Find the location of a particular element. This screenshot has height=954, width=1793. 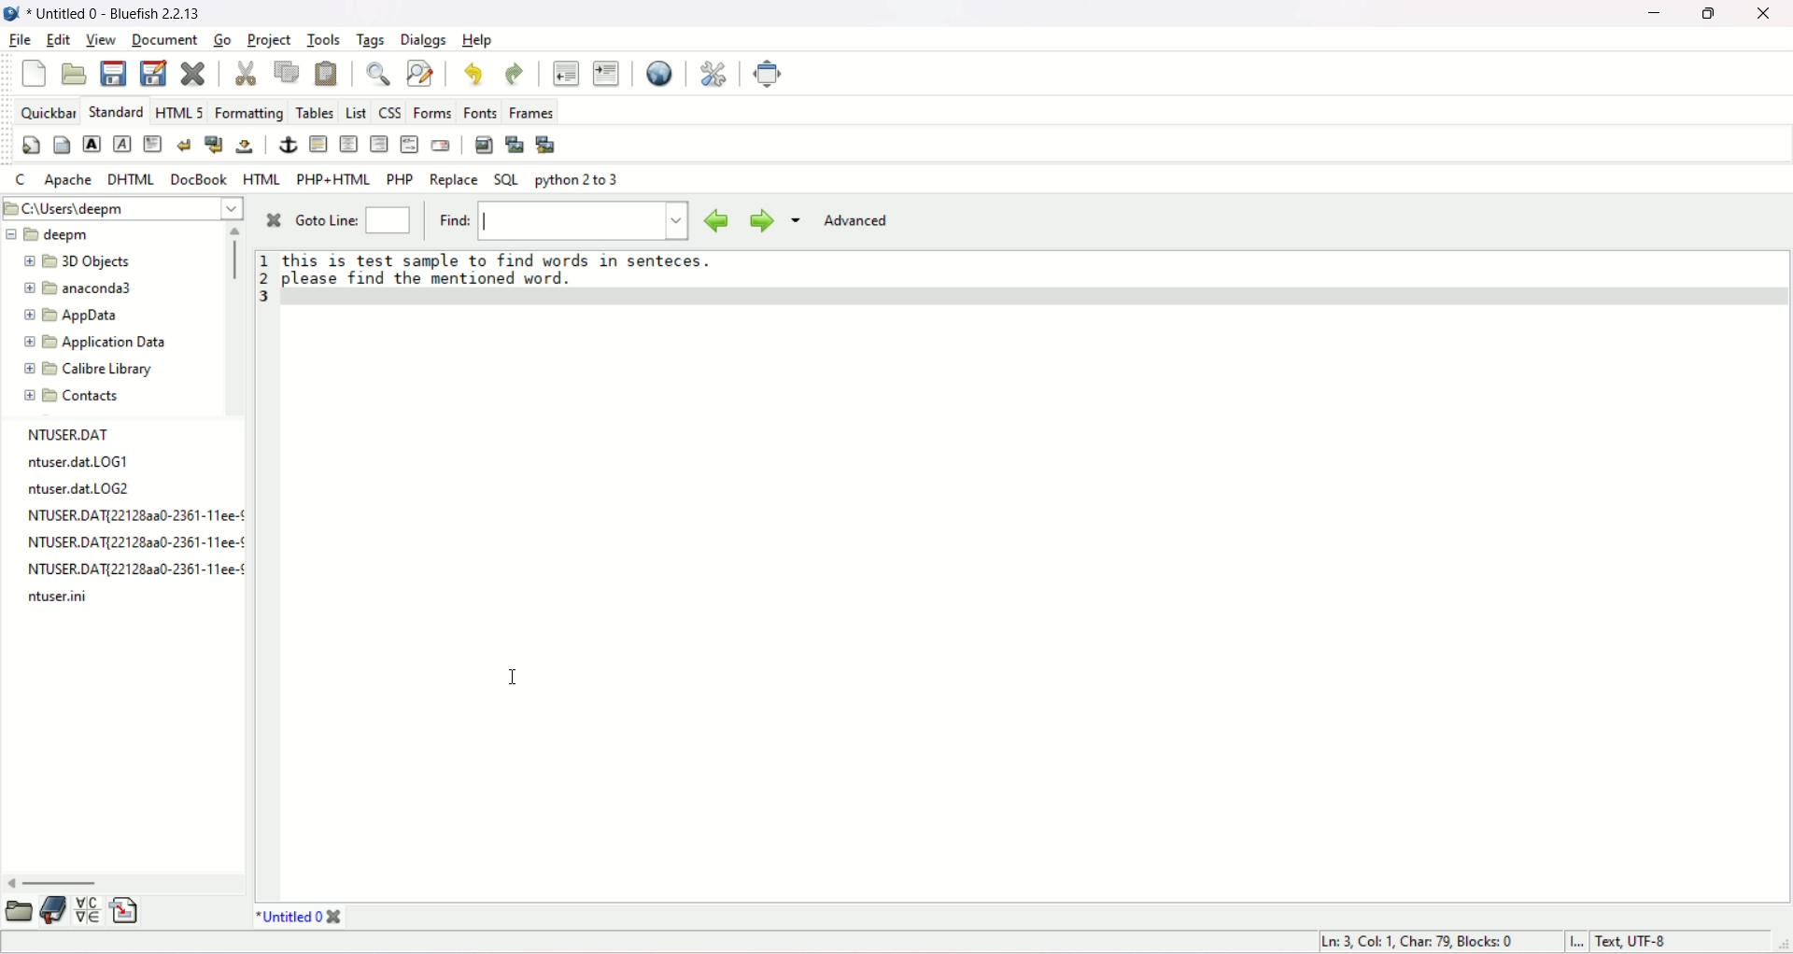

fonts is located at coordinates (479, 110).